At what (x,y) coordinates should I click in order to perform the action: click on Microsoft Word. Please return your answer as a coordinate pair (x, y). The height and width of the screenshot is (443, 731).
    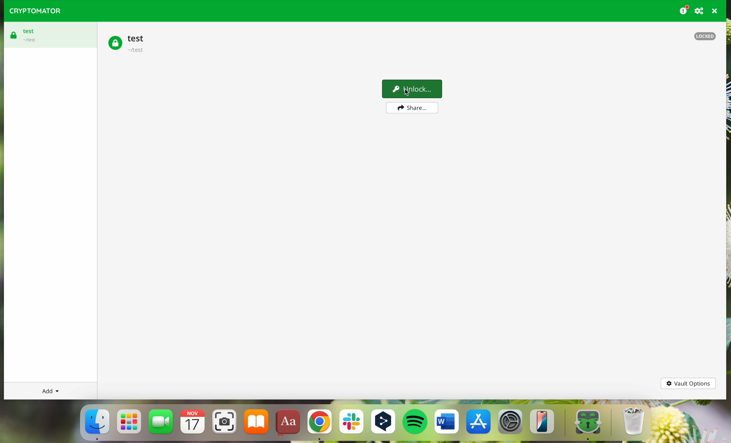
    Looking at the image, I should click on (447, 424).